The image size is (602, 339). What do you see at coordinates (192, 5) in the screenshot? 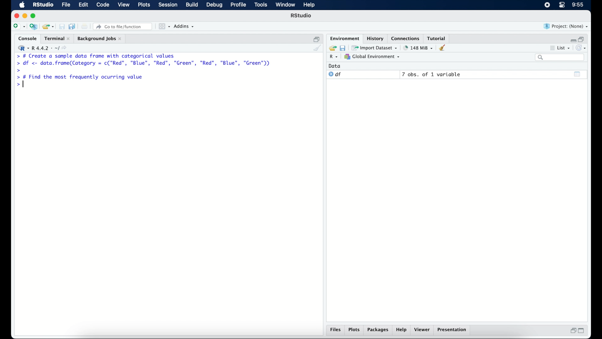
I see `build` at bounding box center [192, 5].